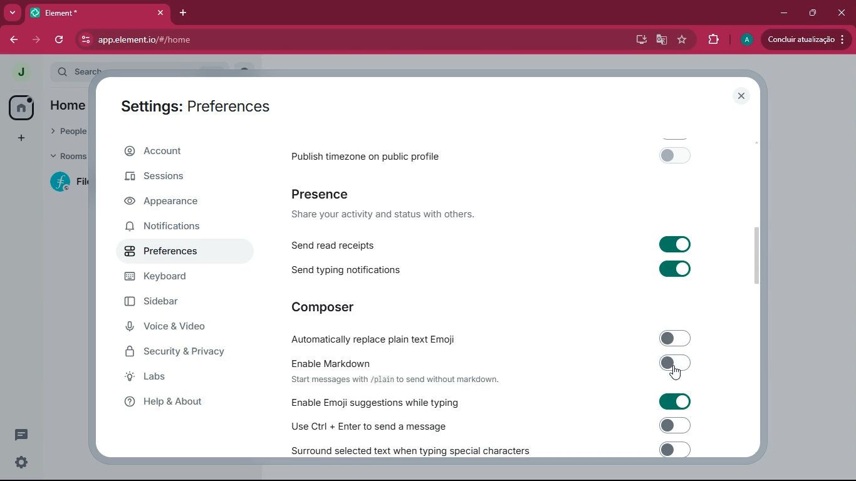 This screenshot has height=481, width=856. Describe the element at coordinates (391, 204) in the screenshot. I see `presence Share your activity and status with others.` at that location.